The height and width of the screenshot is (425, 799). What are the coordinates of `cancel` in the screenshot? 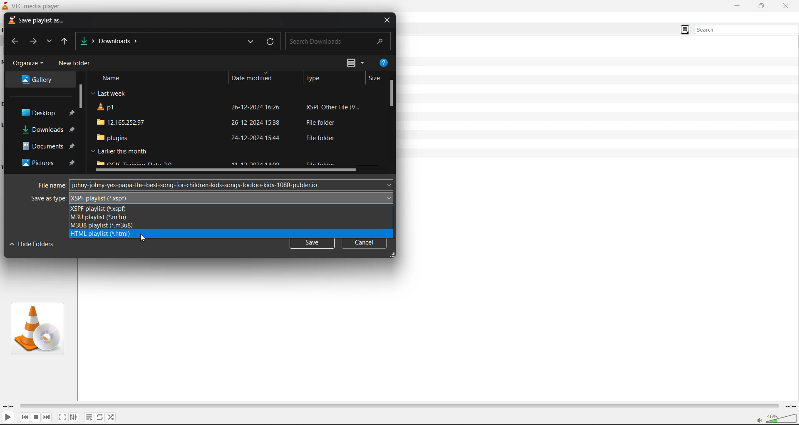 It's located at (365, 245).